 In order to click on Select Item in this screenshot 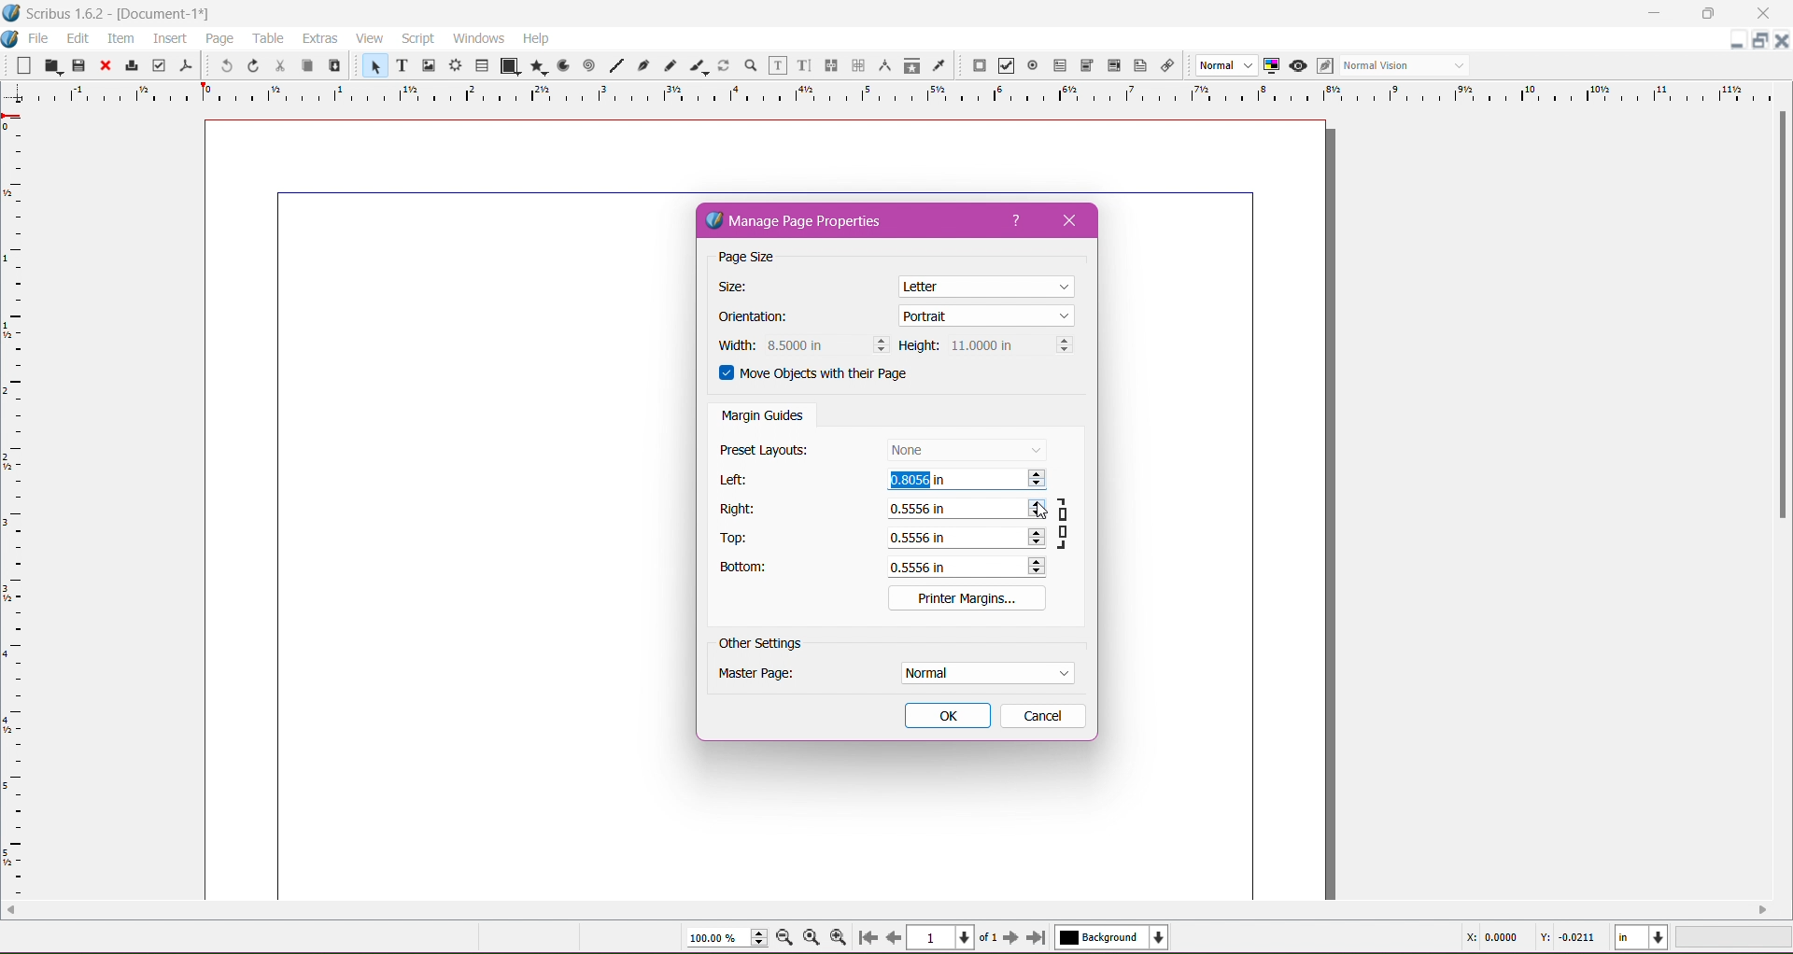, I will do `click(372, 66)`.